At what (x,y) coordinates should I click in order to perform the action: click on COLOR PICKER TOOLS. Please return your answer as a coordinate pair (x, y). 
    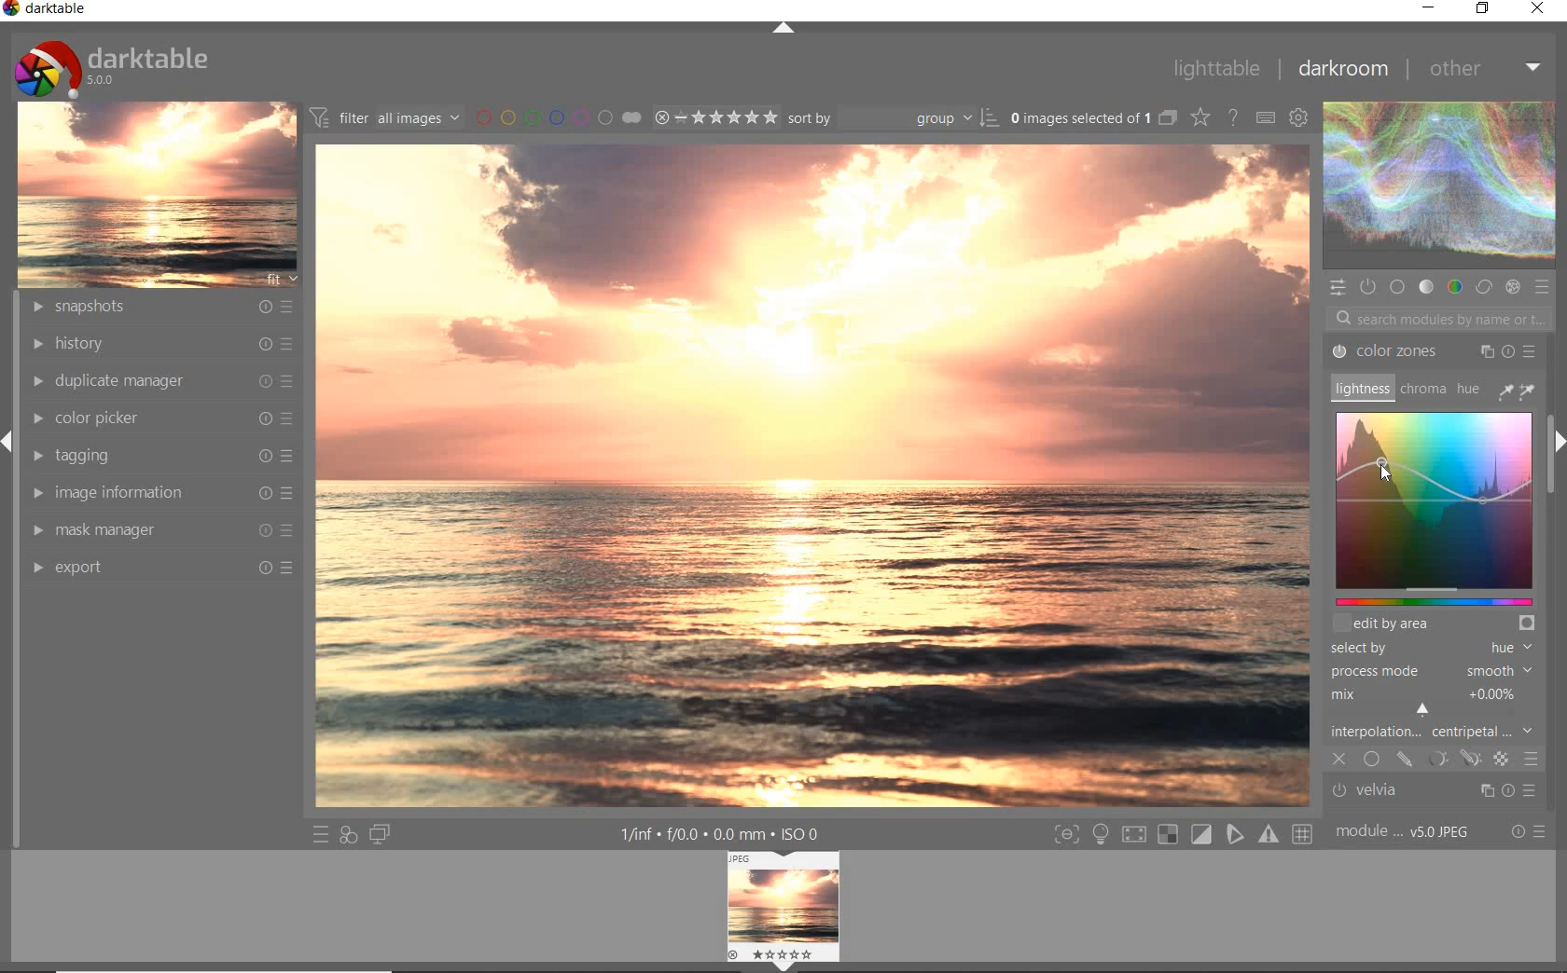
    Looking at the image, I should click on (1517, 390).